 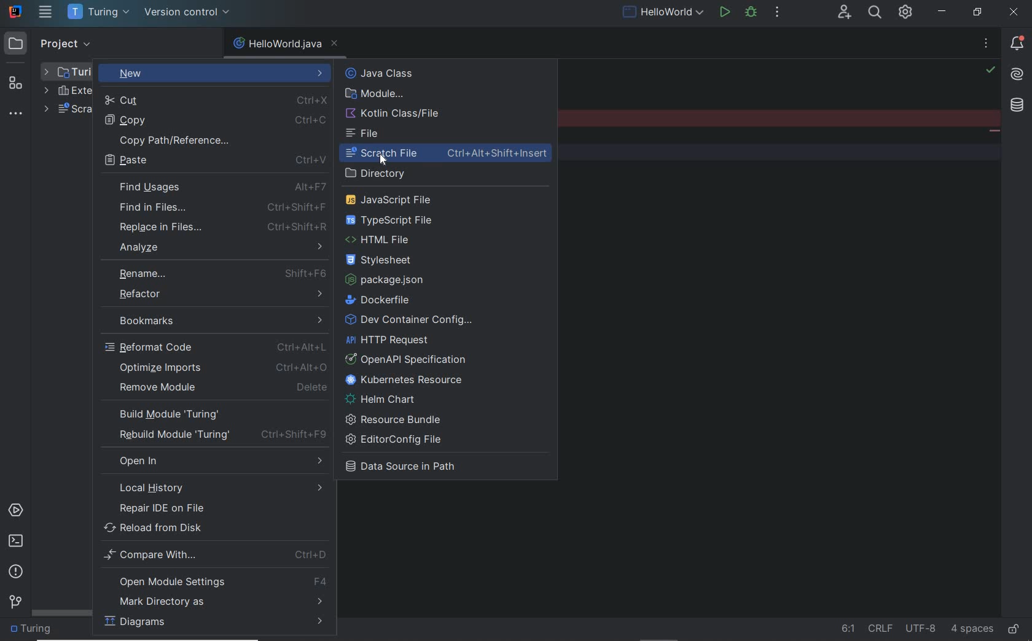 What do you see at coordinates (410, 468) in the screenshot?
I see `data source in path` at bounding box center [410, 468].